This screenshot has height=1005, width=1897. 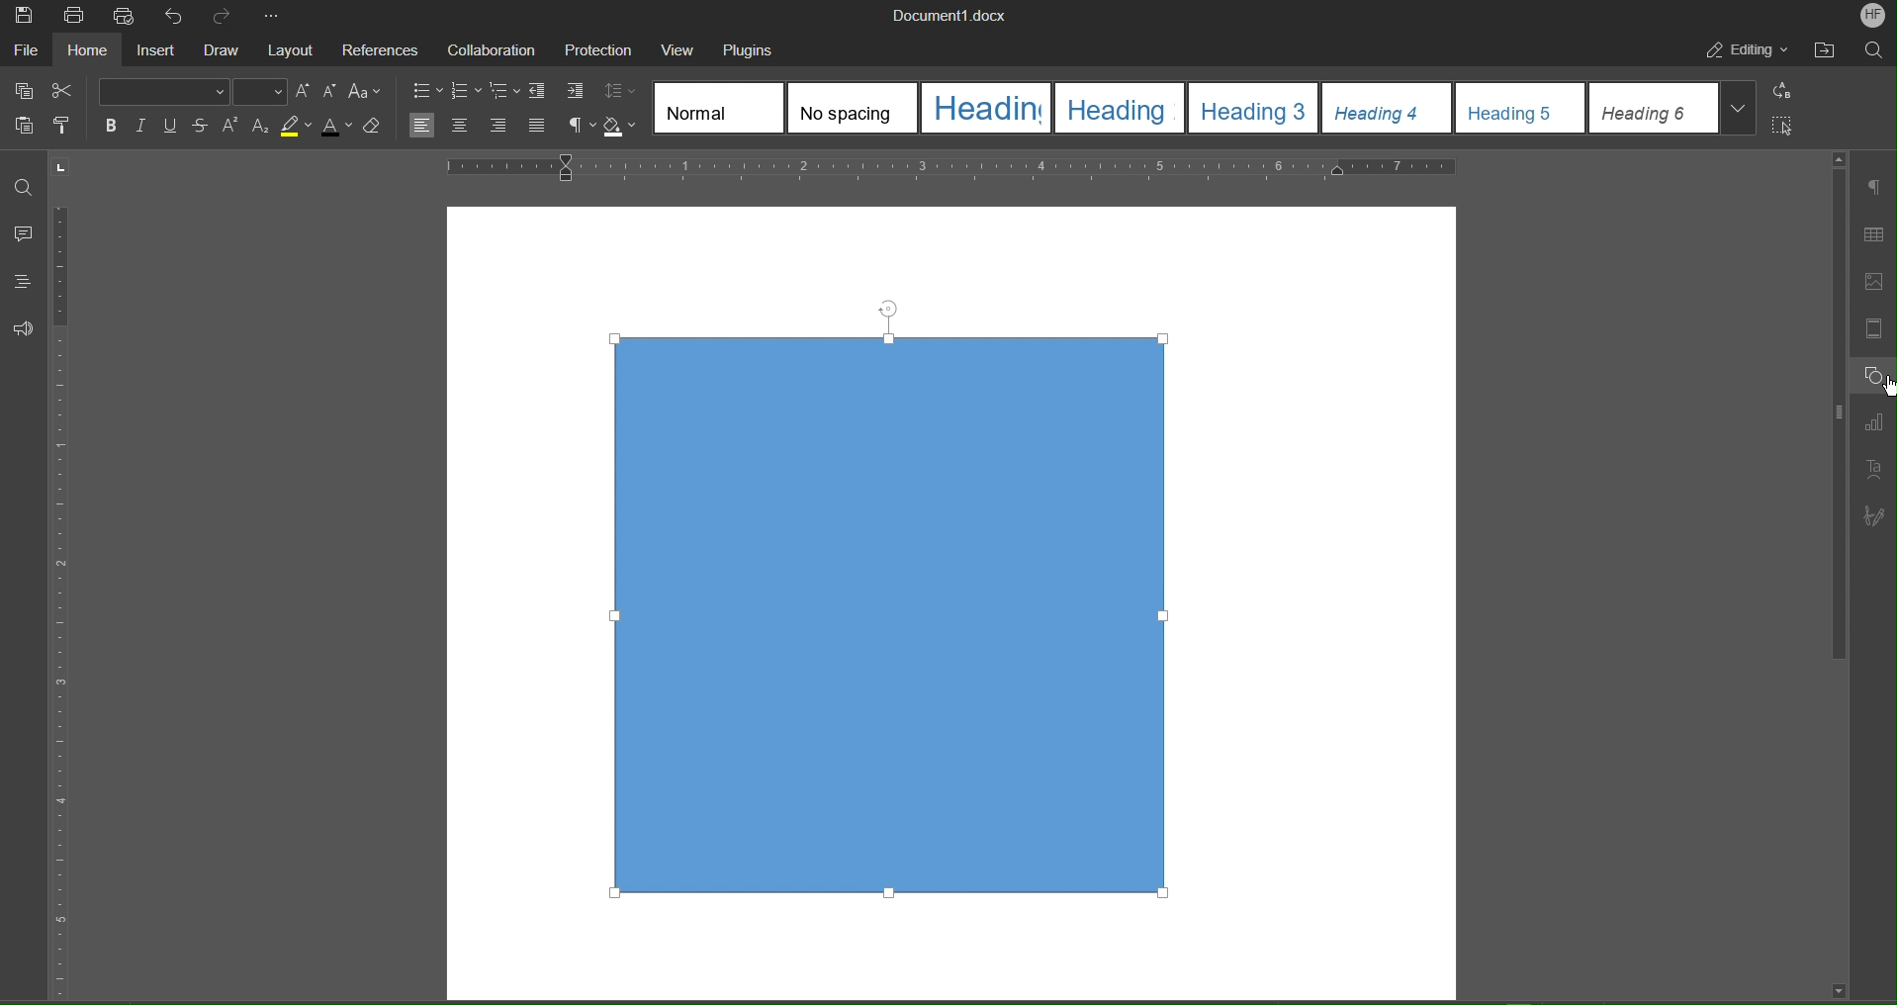 I want to click on Italics, so click(x=143, y=126).